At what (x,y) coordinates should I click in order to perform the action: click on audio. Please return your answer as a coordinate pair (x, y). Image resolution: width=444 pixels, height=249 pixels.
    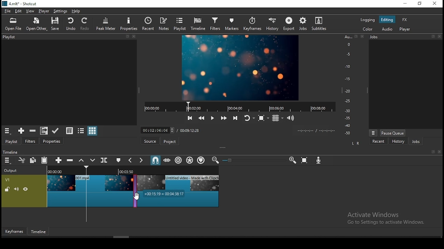
    Looking at the image, I should click on (388, 29).